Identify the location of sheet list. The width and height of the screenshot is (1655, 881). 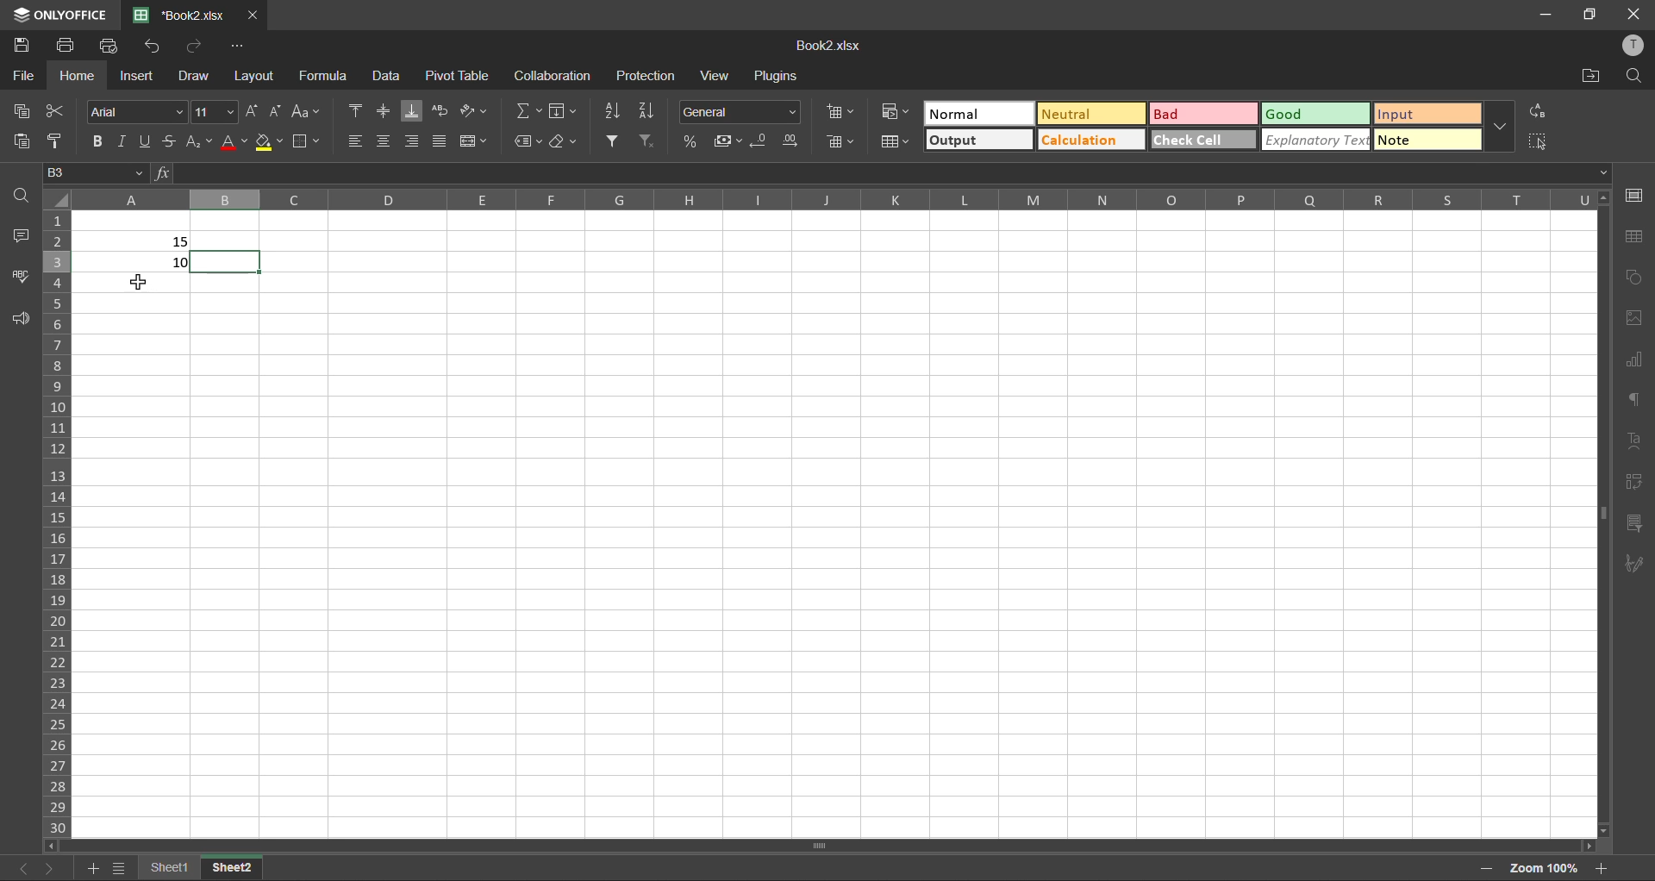
(118, 869).